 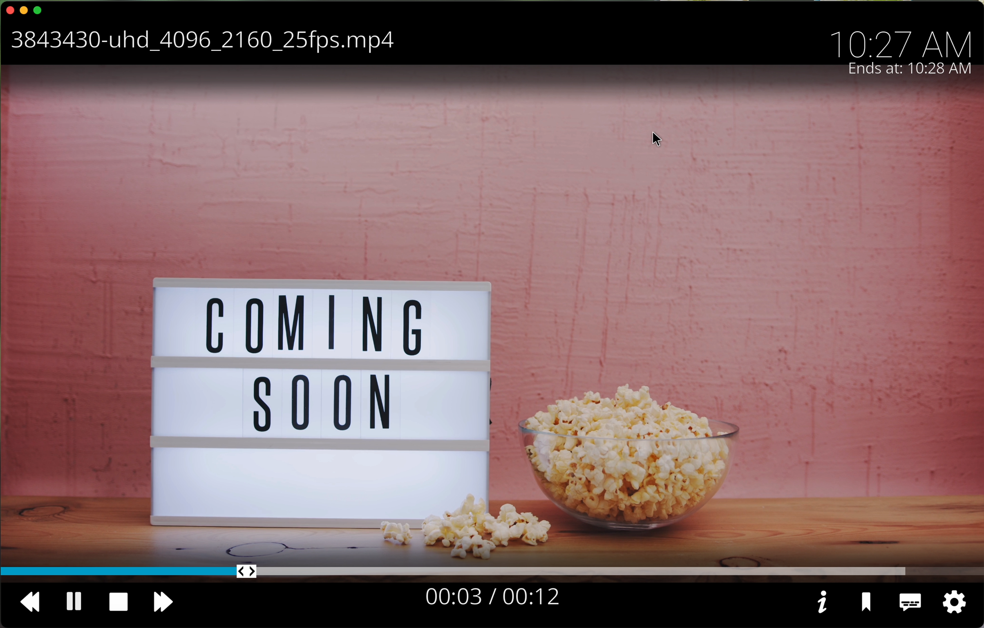 I want to click on fast foward, so click(x=170, y=601).